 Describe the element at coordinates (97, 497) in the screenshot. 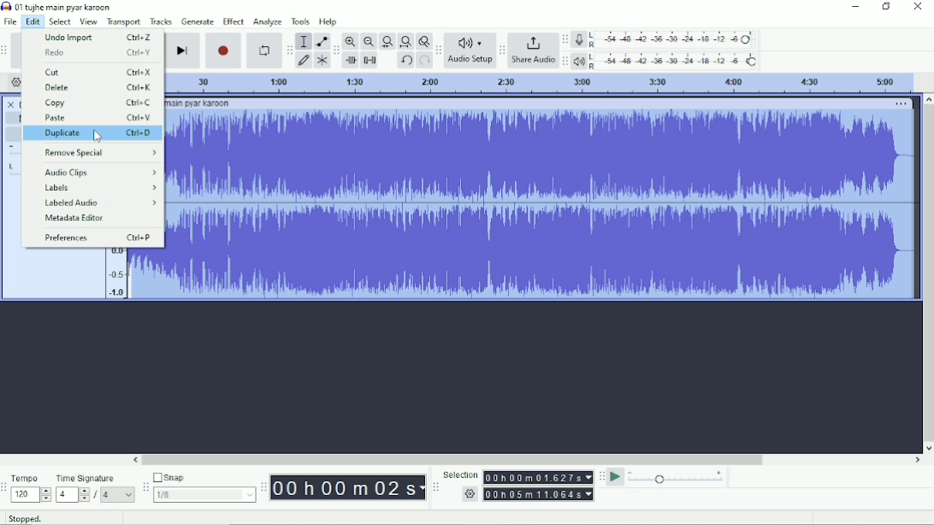

I see `/` at that location.